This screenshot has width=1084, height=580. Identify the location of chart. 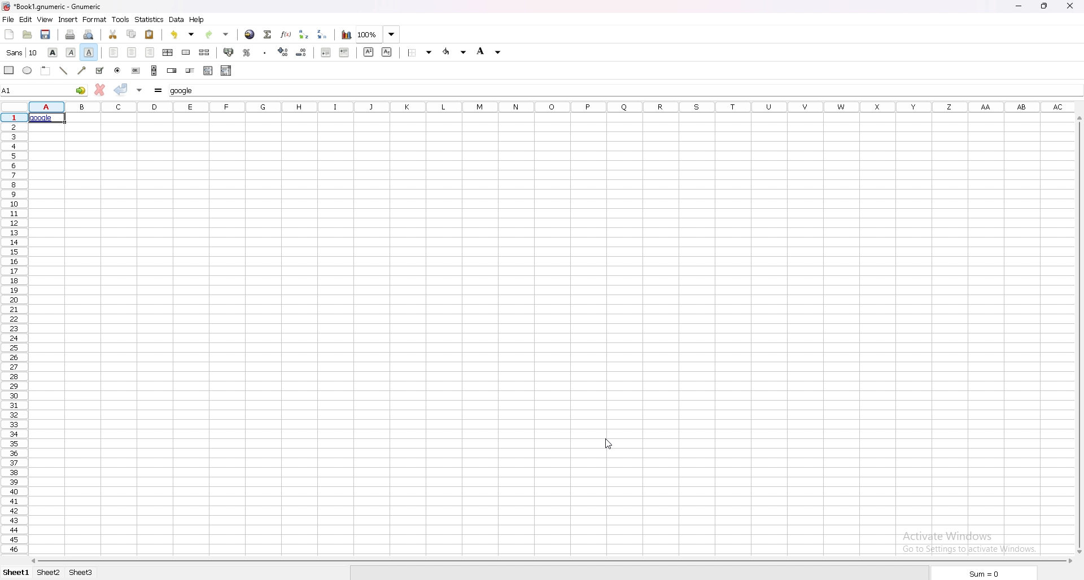
(347, 36).